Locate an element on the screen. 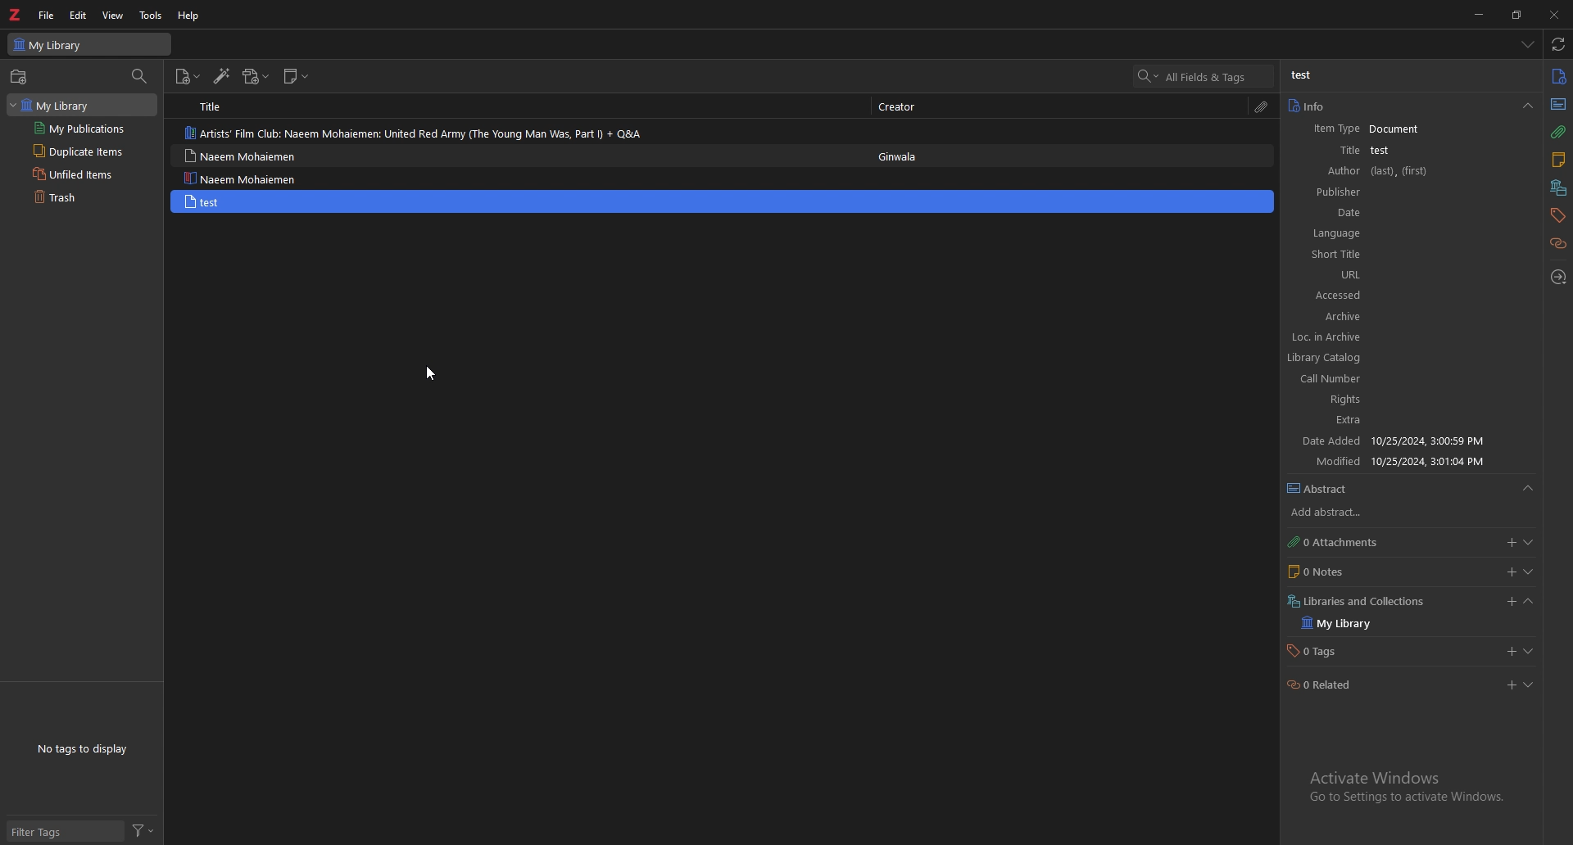 The image size is (1573, 845). url input is located at coordinates (1421, 274).